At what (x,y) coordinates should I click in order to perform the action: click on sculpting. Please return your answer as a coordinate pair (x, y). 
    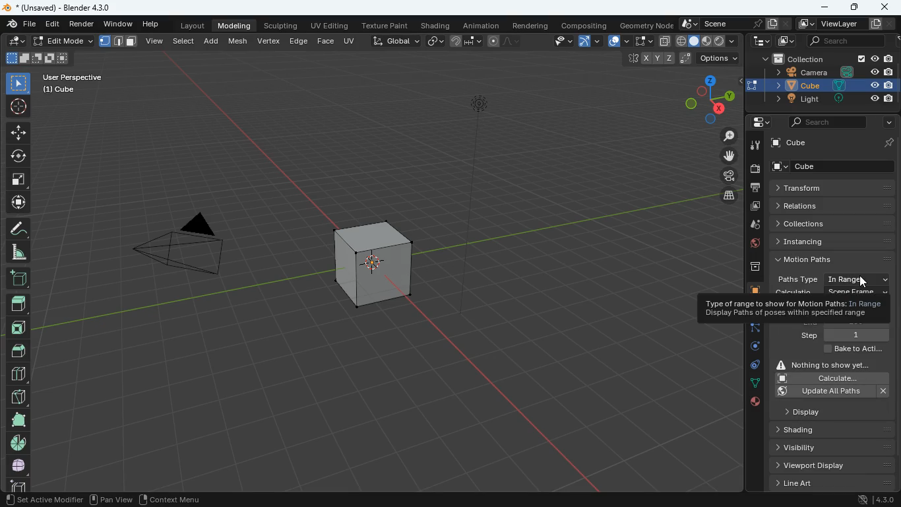
    Looking at the image, I should click on (280, 24).